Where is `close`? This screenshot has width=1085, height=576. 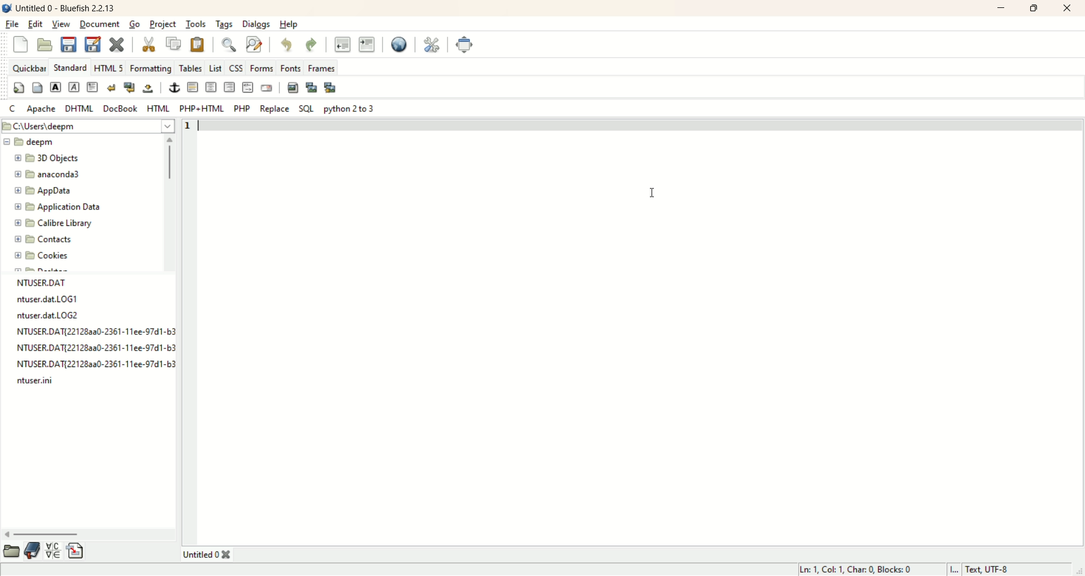
close is located at coordinates (1069, 8).